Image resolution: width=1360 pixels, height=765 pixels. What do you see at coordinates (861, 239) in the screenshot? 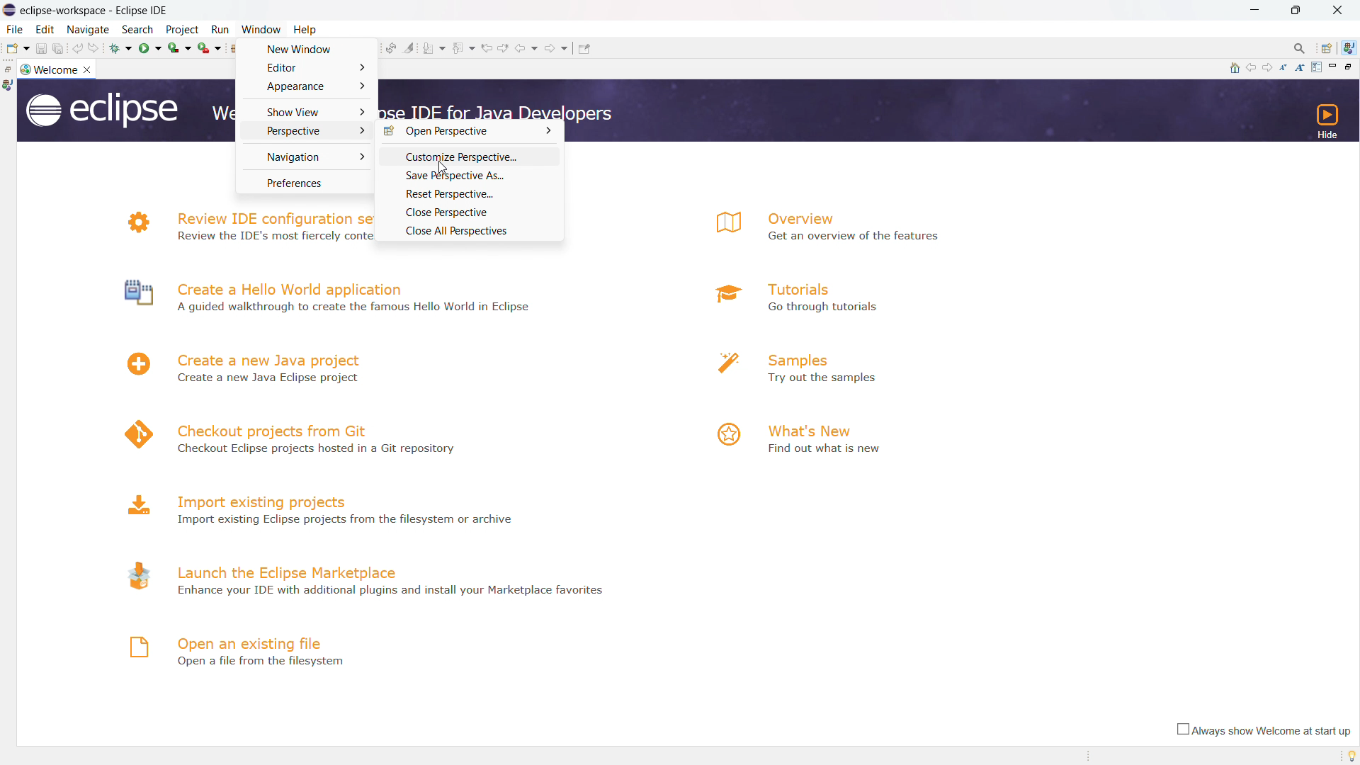
I see `Get an overview of the features` at bounding box center [861, 239].